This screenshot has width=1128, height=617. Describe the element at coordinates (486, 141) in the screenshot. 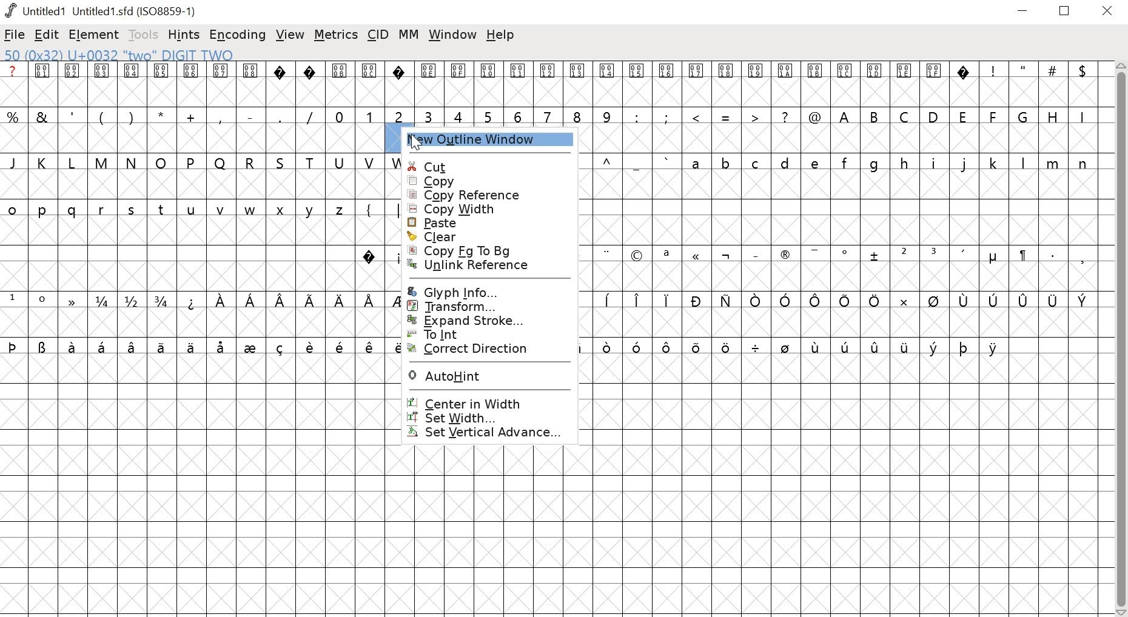

I see `new outline window` at that location.